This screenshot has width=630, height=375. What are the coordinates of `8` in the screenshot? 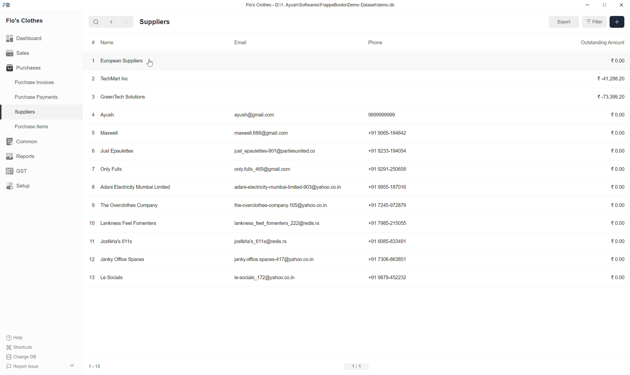 It's located at (93, 187).